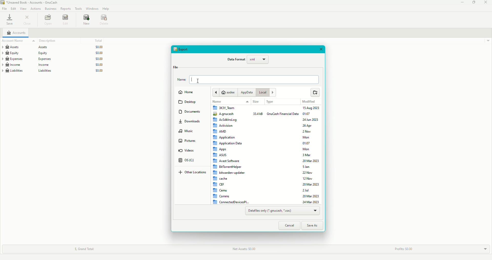 The height and width of the screenshot is (260, 492). I want to click on Local, so click(267, 93).